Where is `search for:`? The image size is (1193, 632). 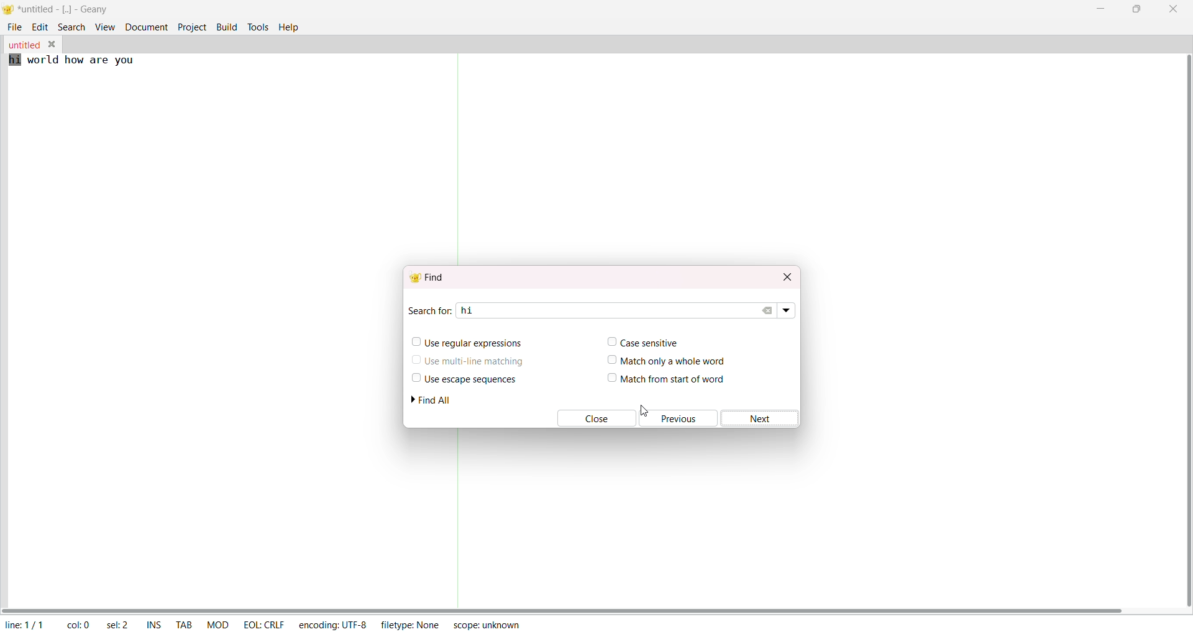 search for: is located at coordinates (430, 310).